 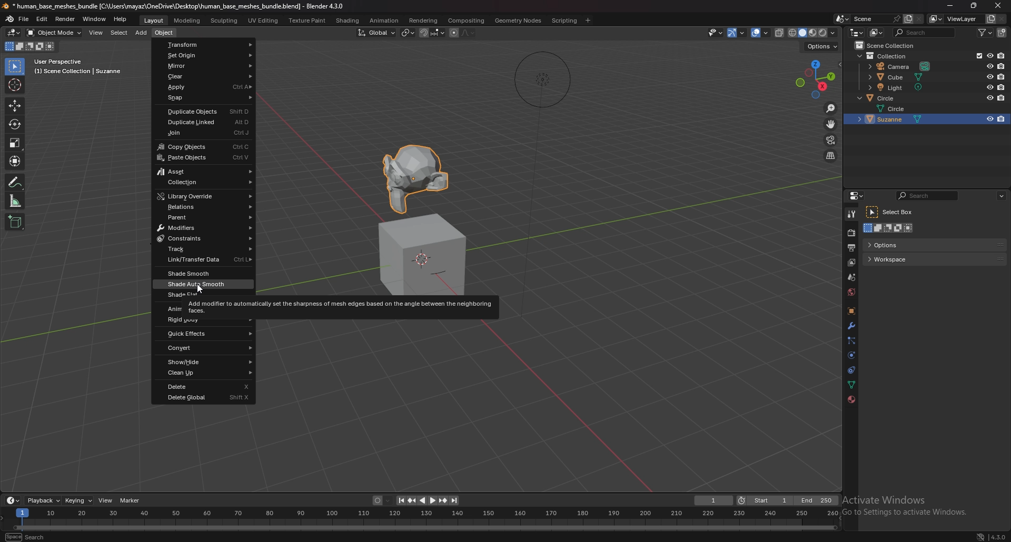 I want to click on animation, so click(x=384, y=21).